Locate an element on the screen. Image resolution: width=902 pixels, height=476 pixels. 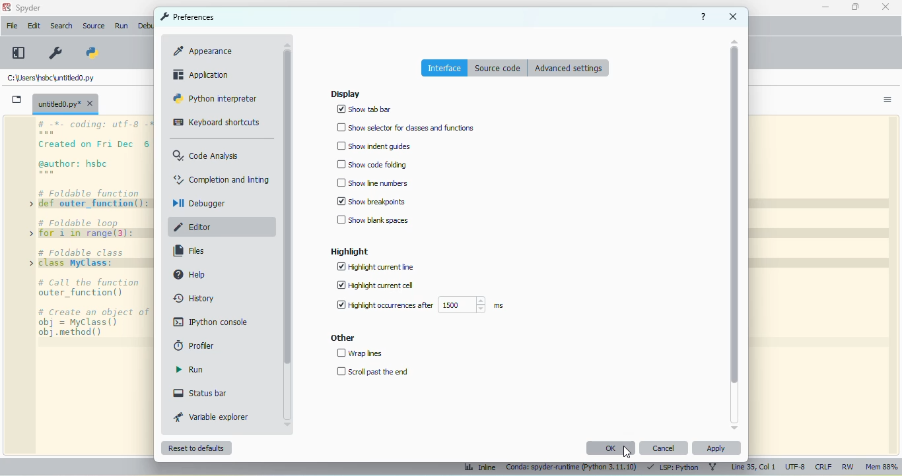
PYTHONPATH manager is located at coordinates (90, 53).